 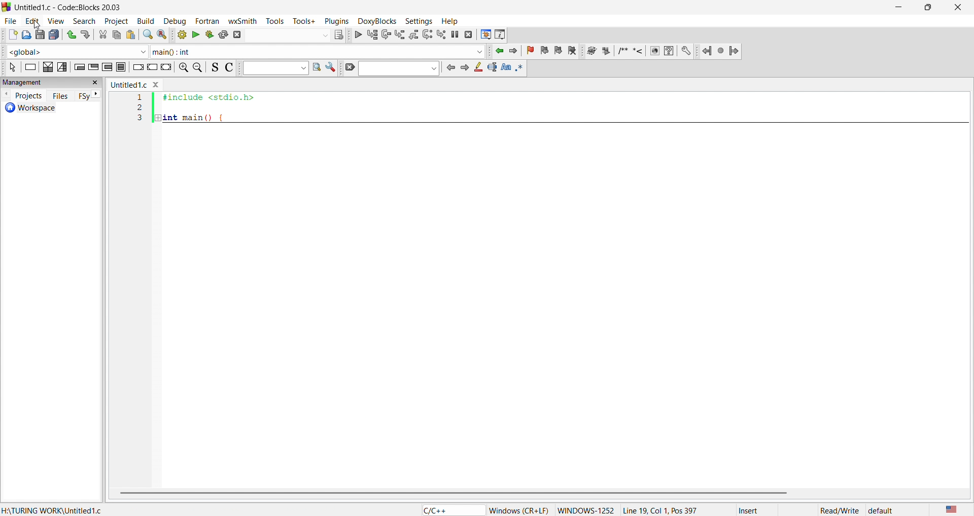 I want to click on next , so click(x=464, y=67).